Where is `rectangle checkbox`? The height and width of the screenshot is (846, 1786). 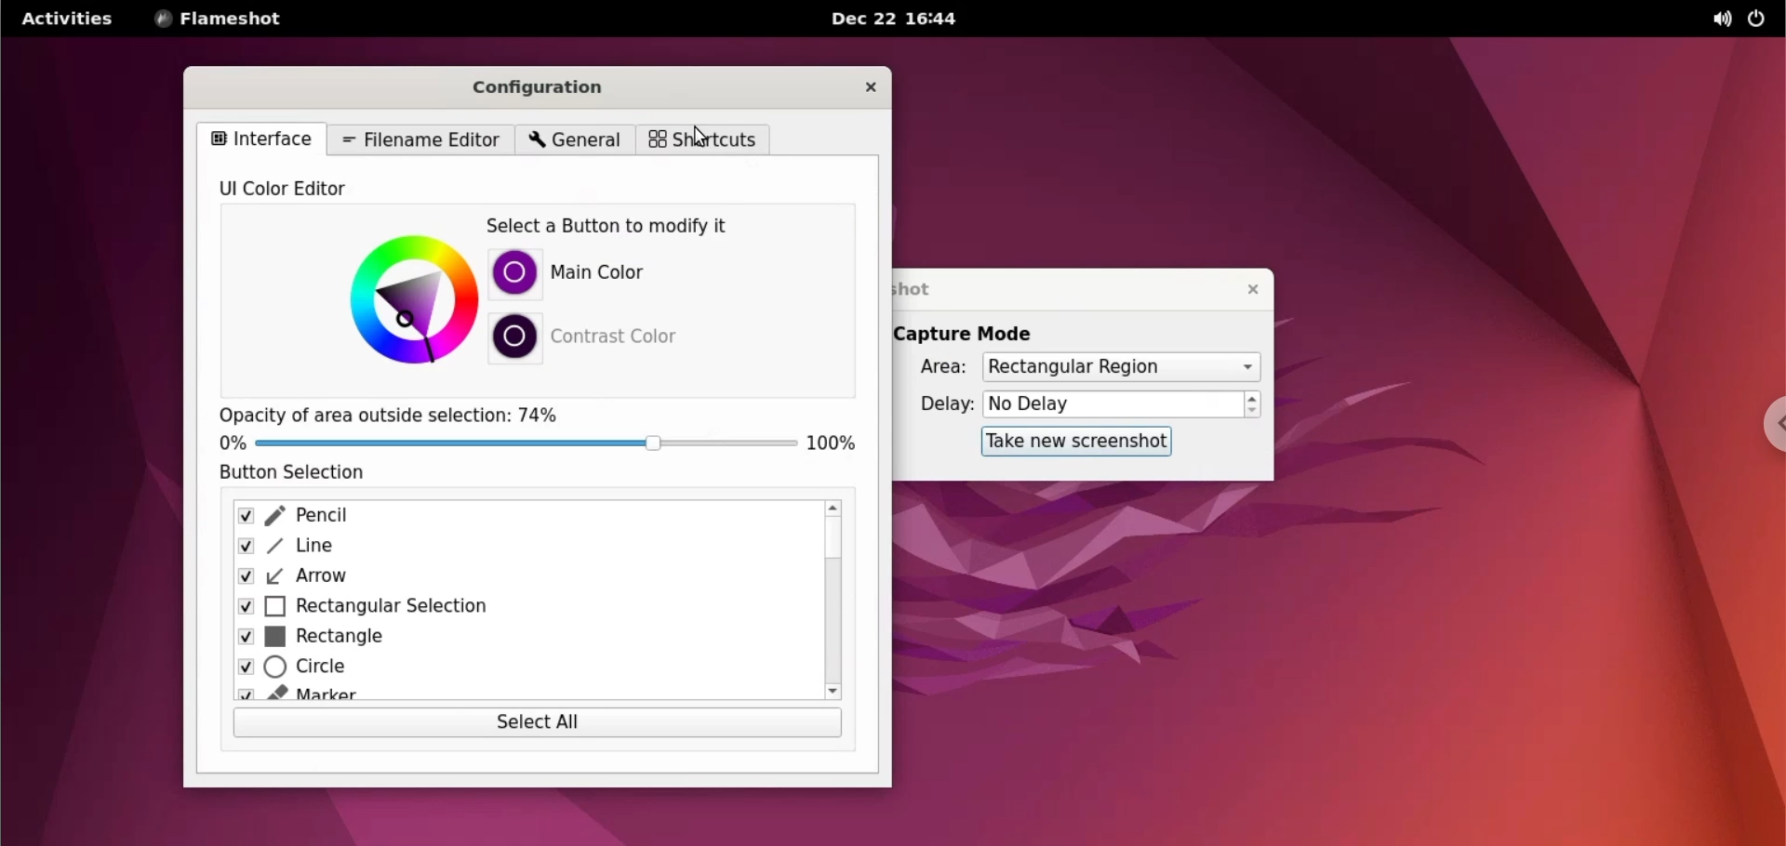 rectangle checkbox is located at coordinates (514, 640).